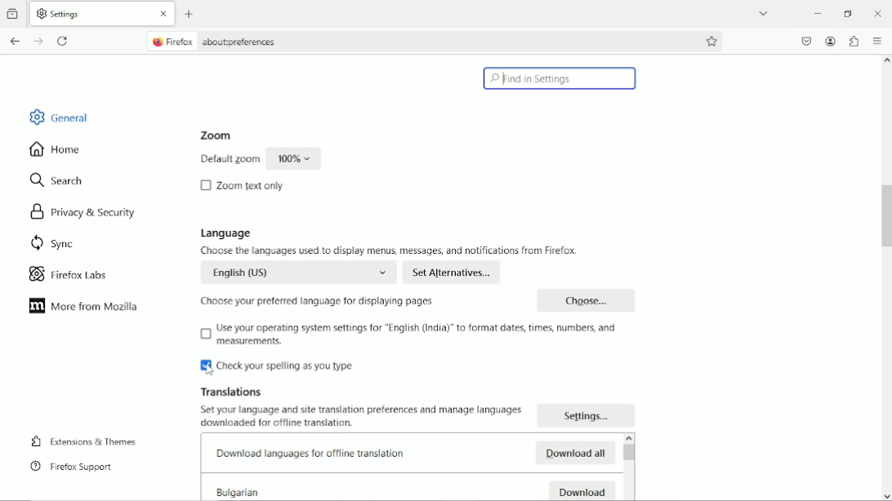 This screenshot has width=892, height=501. I want to click on Downlod languages for offline translation., so click(309, 455).